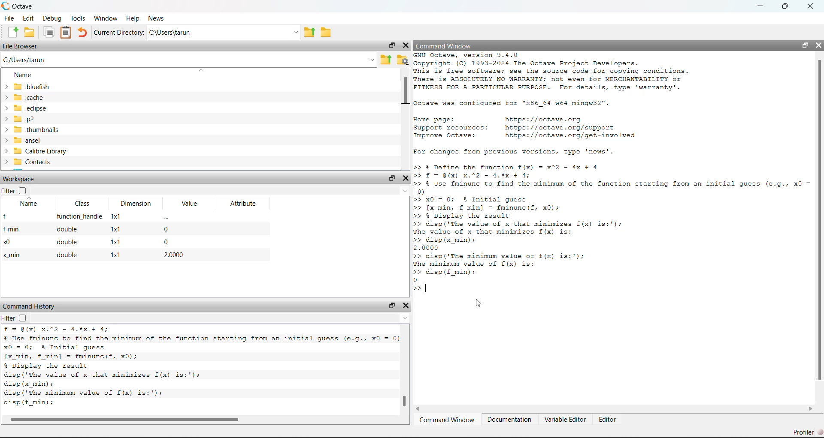 The width and height of the screenshot is (824, 438). What do you see at coordinates (17, 318) in the screenshot?
I see `Filter` at bounding box center [17, 318].